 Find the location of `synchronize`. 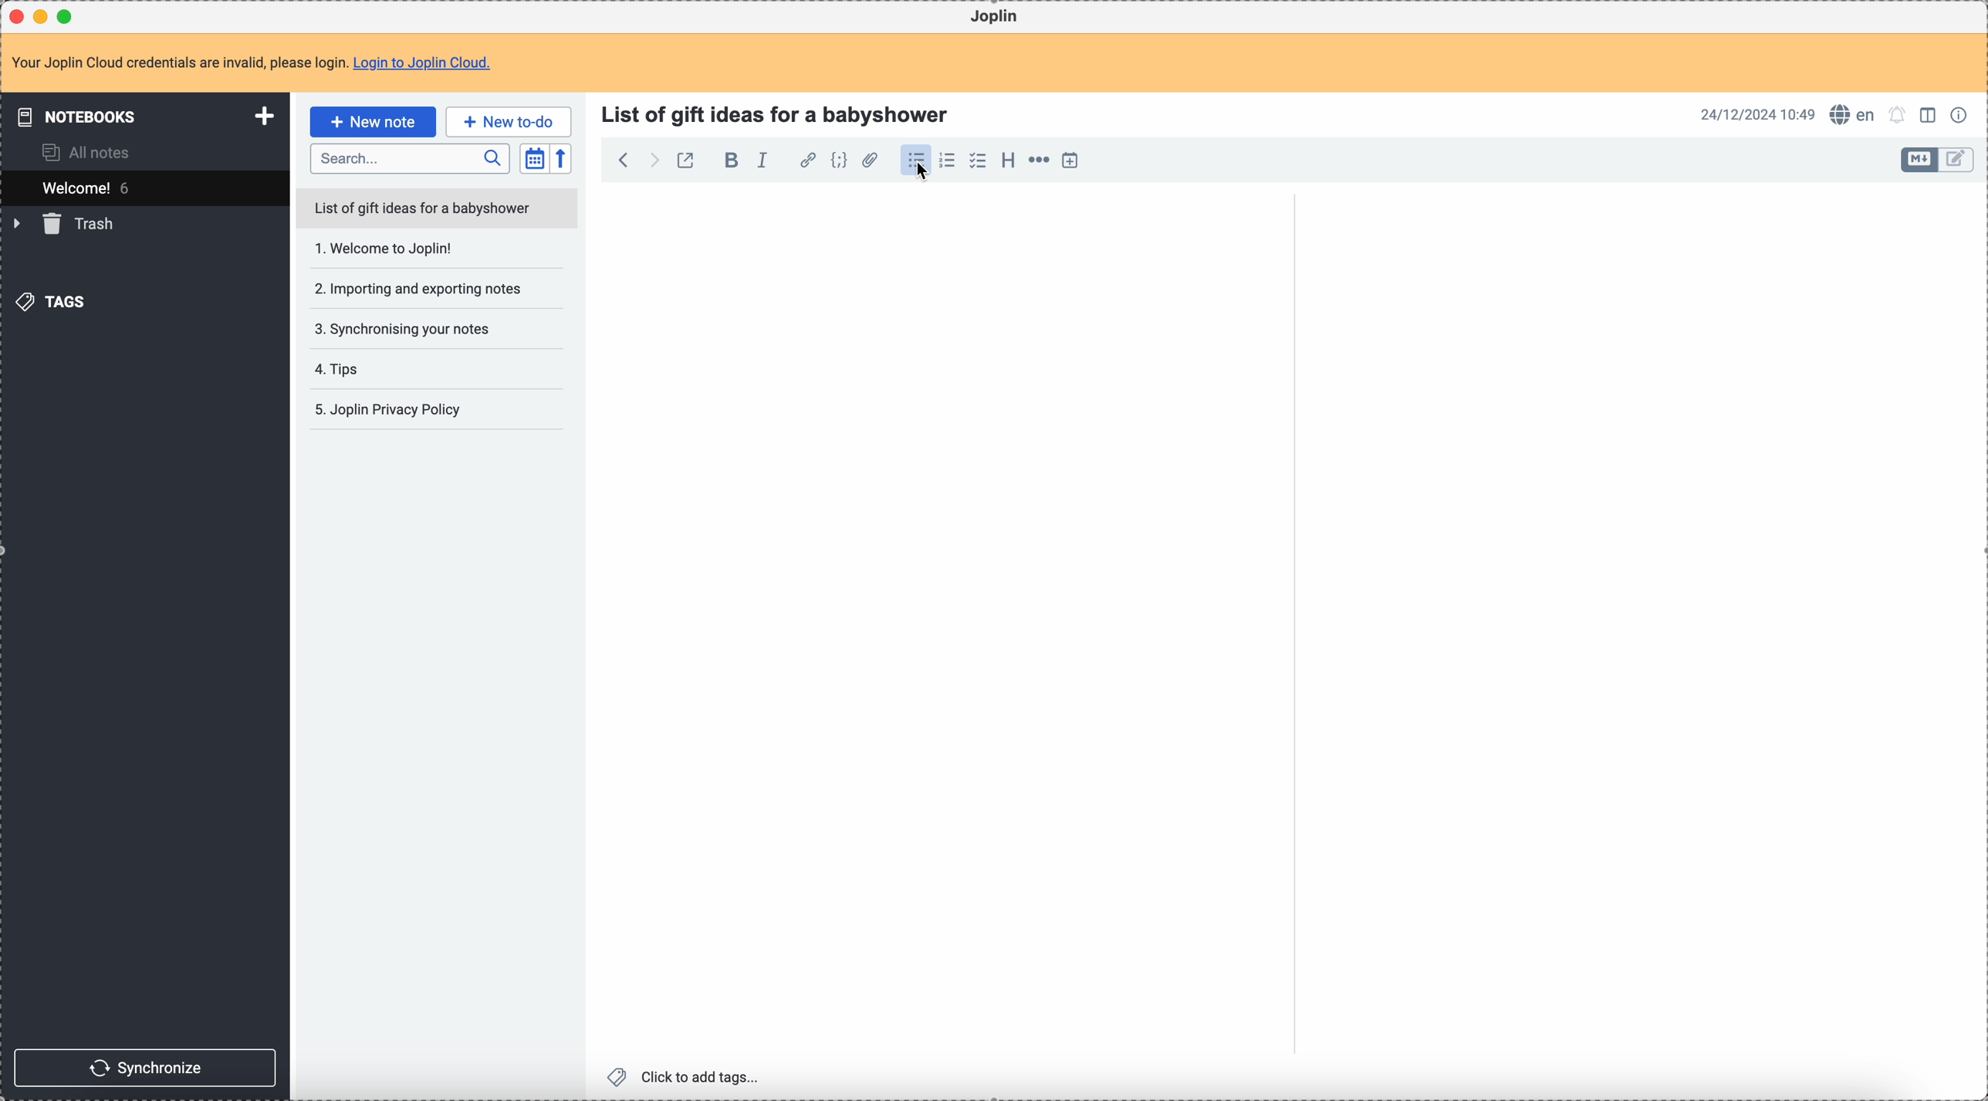

synchronize is located at coordinates (148, 1066).